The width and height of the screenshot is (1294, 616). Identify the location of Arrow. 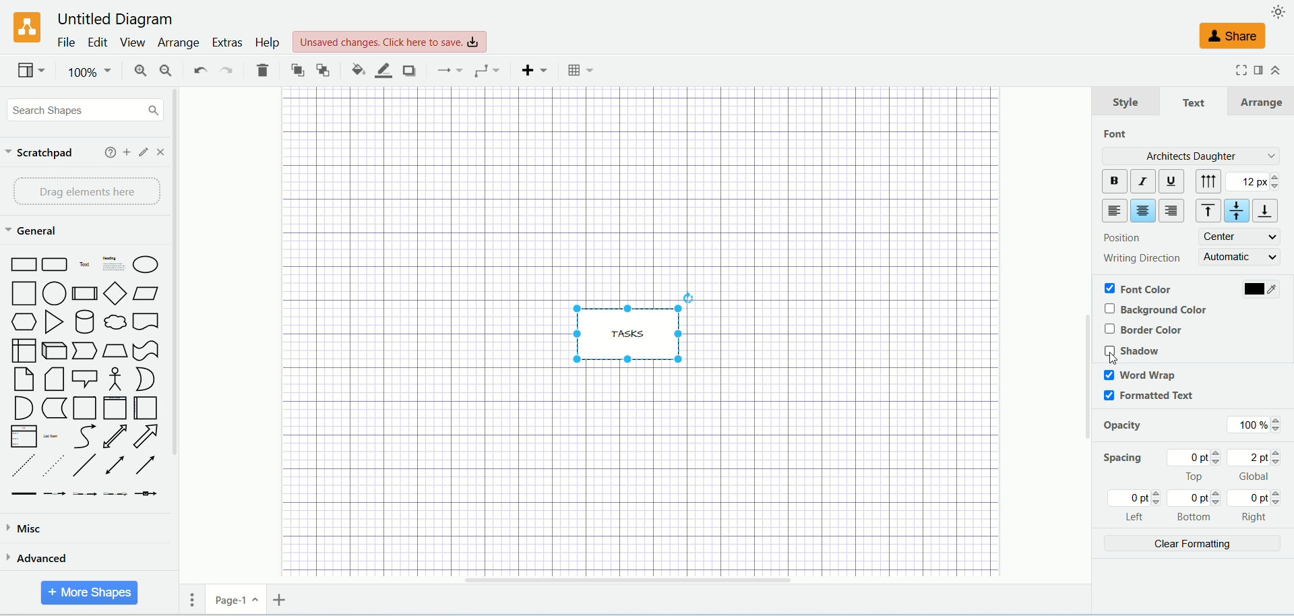
(146, 436).